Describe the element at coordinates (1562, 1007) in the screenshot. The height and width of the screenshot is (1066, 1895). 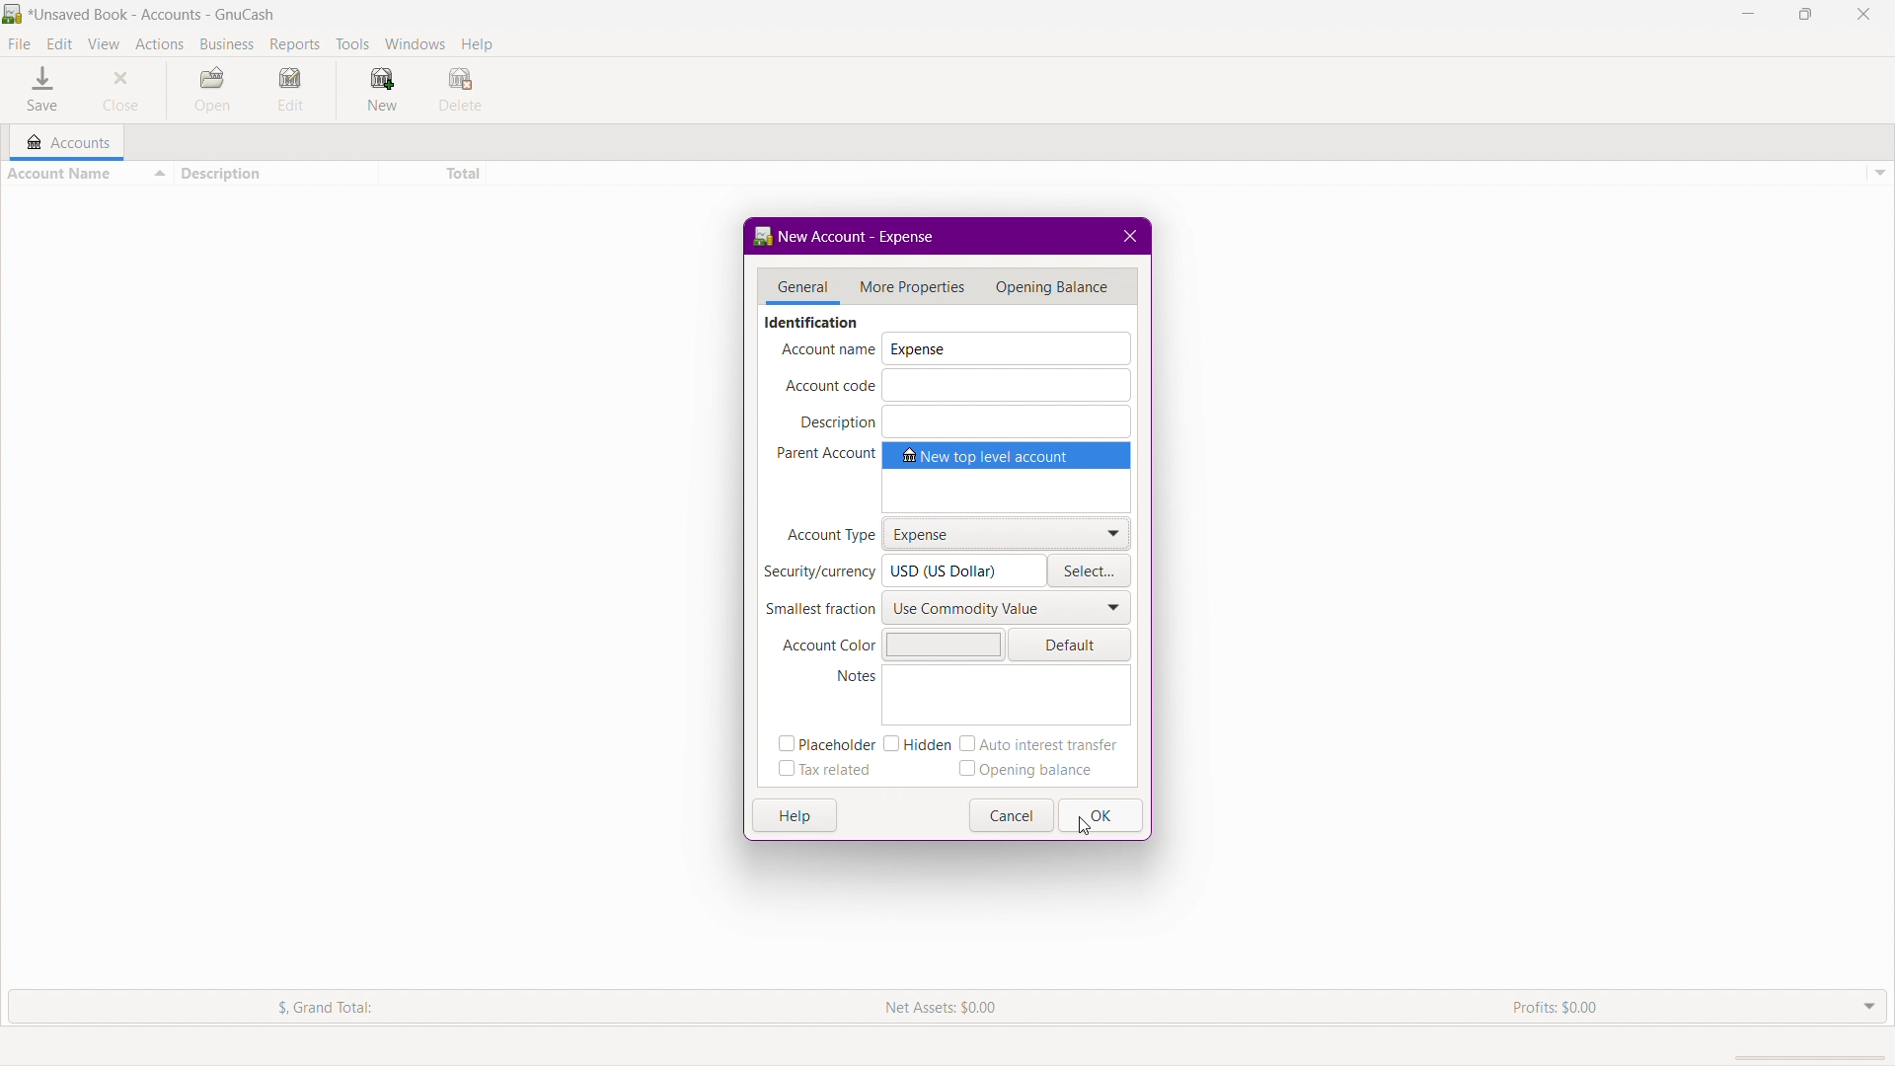
I see `Profits: $0.00` at that location.